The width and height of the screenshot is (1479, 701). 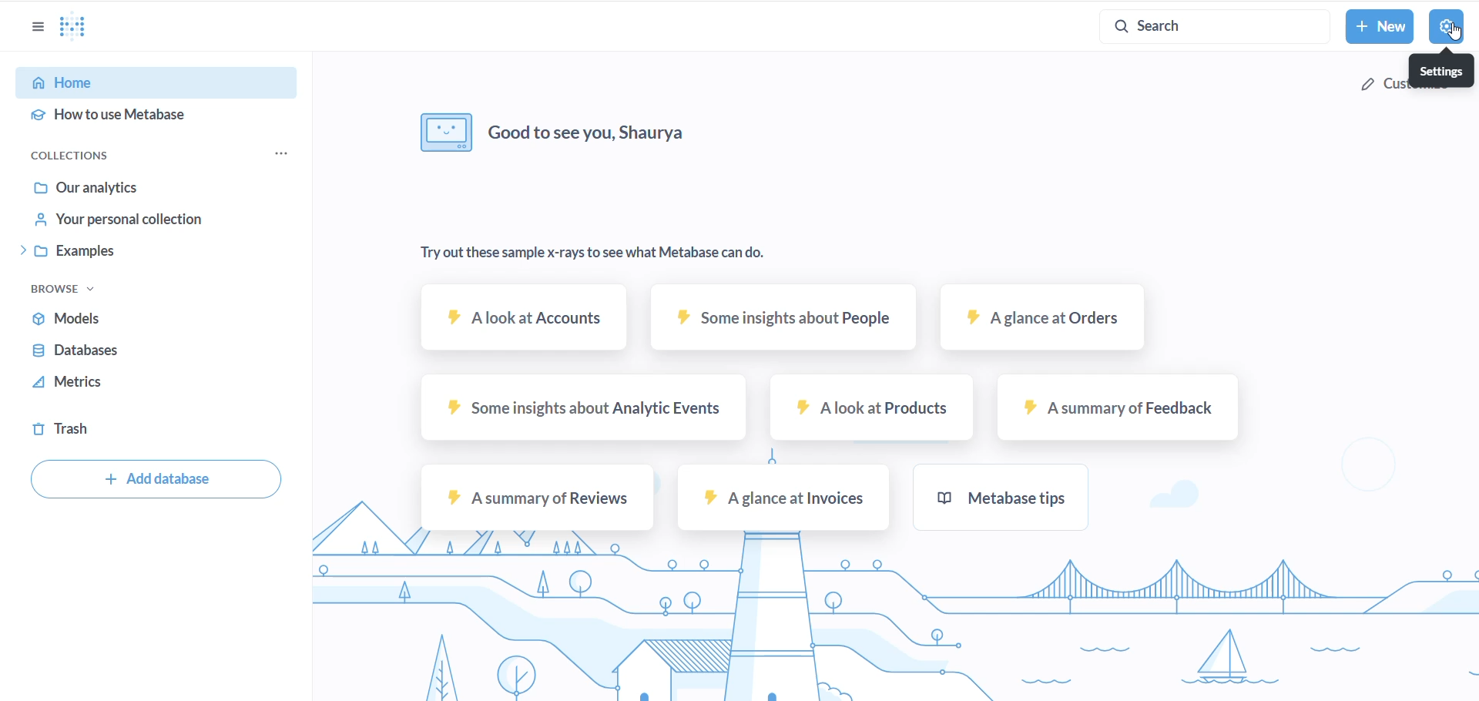 I want to click on METRICS, so click(x=94, y=383).